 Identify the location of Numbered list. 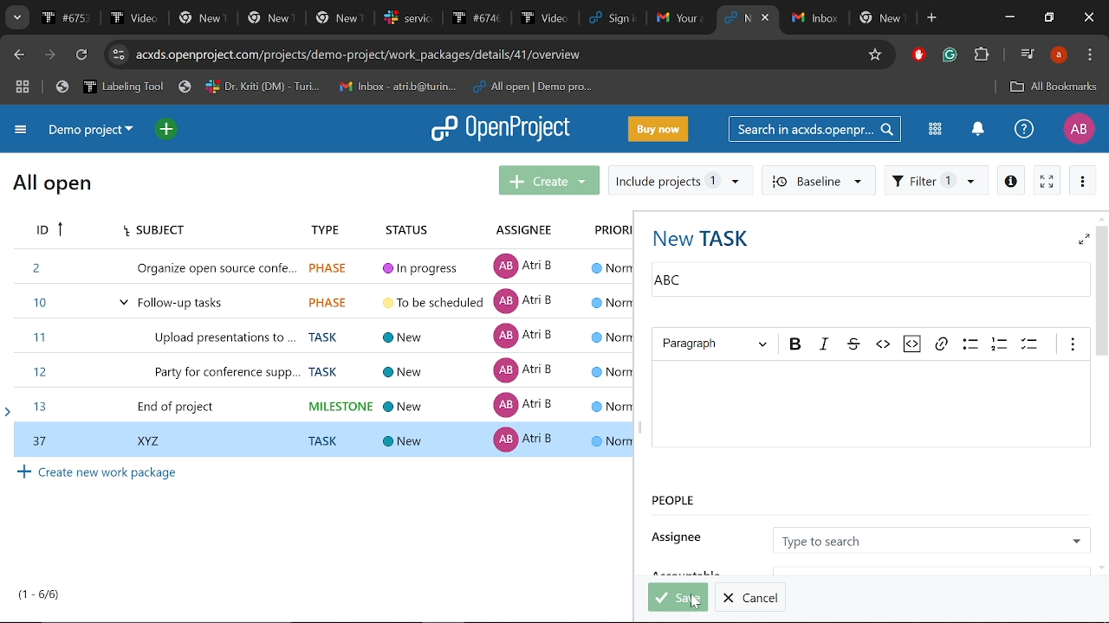
(1000, 344).